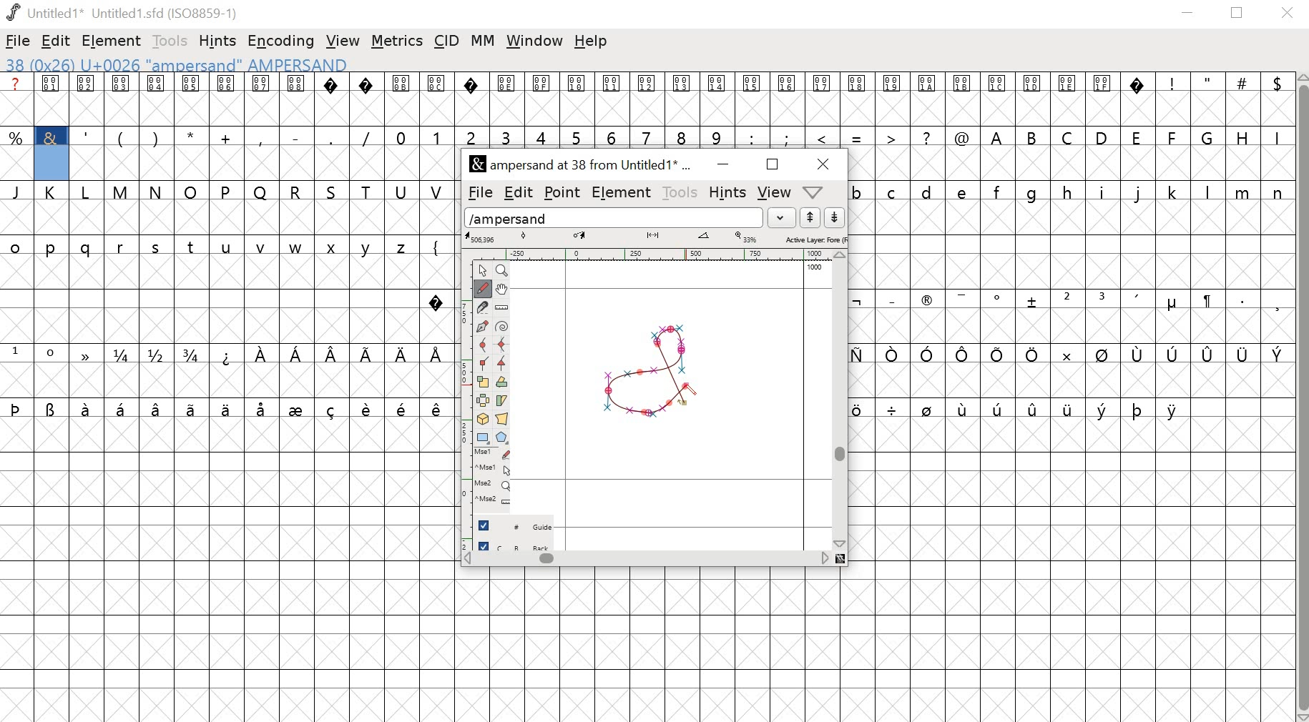 The height and width of the screenshot is (722, 1309). Describe the element at coordinates (57, 42) in the screenshot. I see `edit` at that location.